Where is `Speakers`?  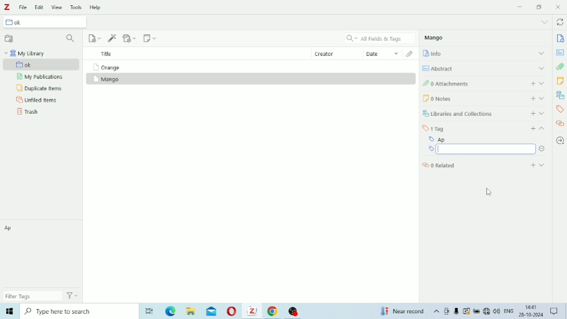 Speakers is located at coordinates (497, 311).